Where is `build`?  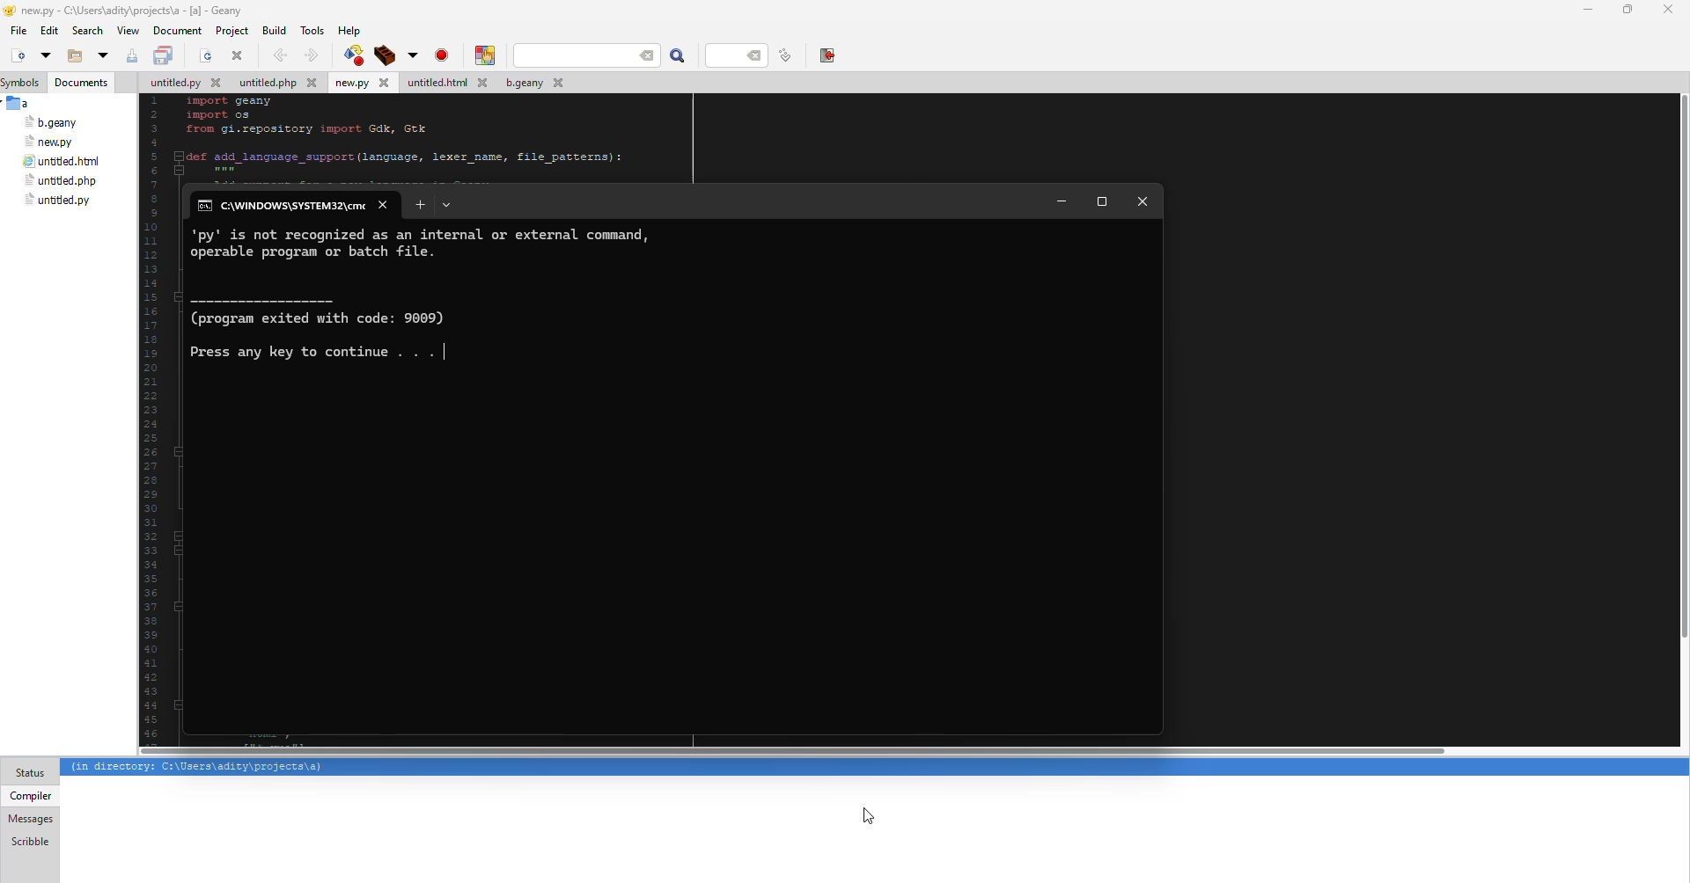
build is located at coordinates (274, 32).